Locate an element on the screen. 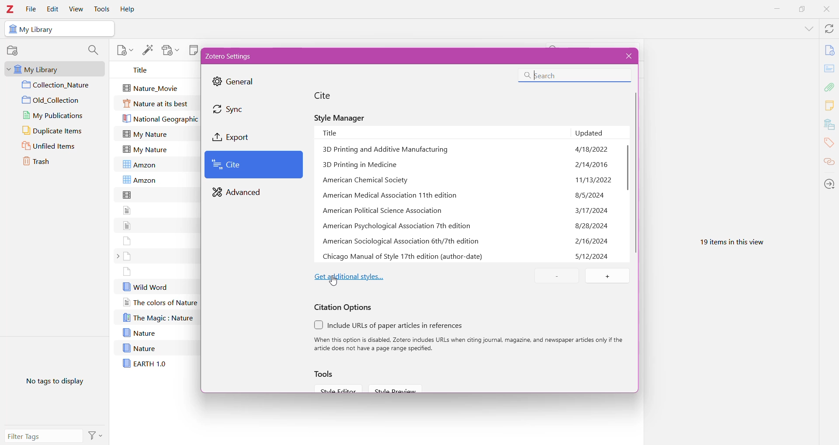 This screenshot has width=839, height=445. file without title is located at coordinates (128, 256).